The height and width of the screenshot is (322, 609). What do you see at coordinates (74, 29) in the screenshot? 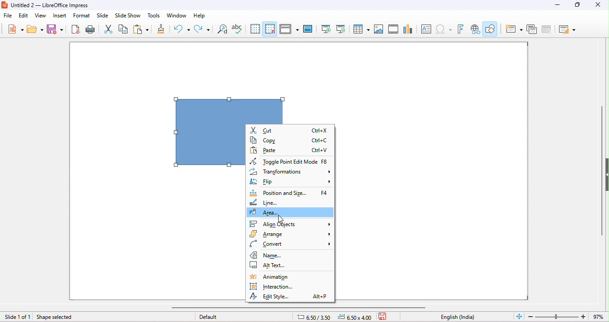
I see `export pdf` at bounding box center [74, 29].